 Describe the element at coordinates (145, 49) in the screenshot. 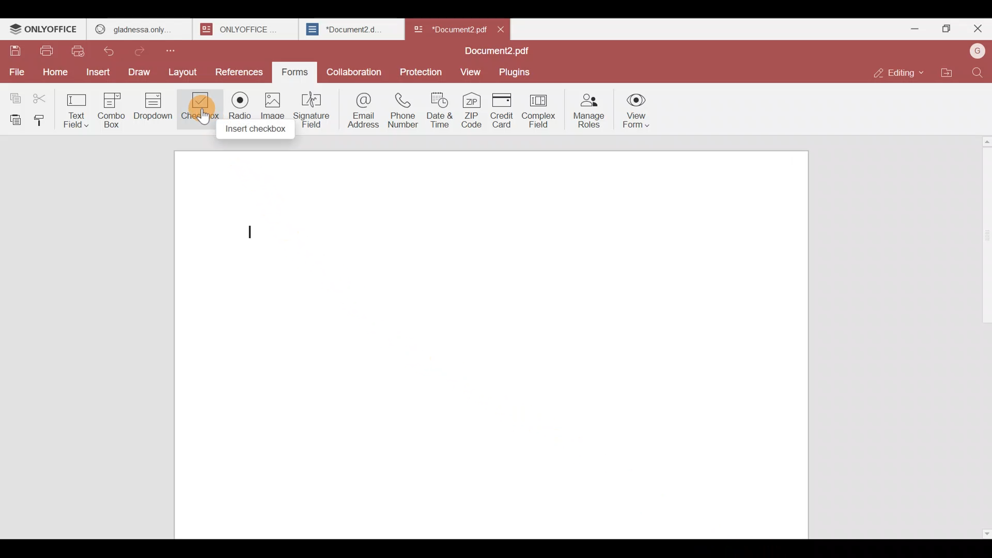

I see `Redo` at that location.